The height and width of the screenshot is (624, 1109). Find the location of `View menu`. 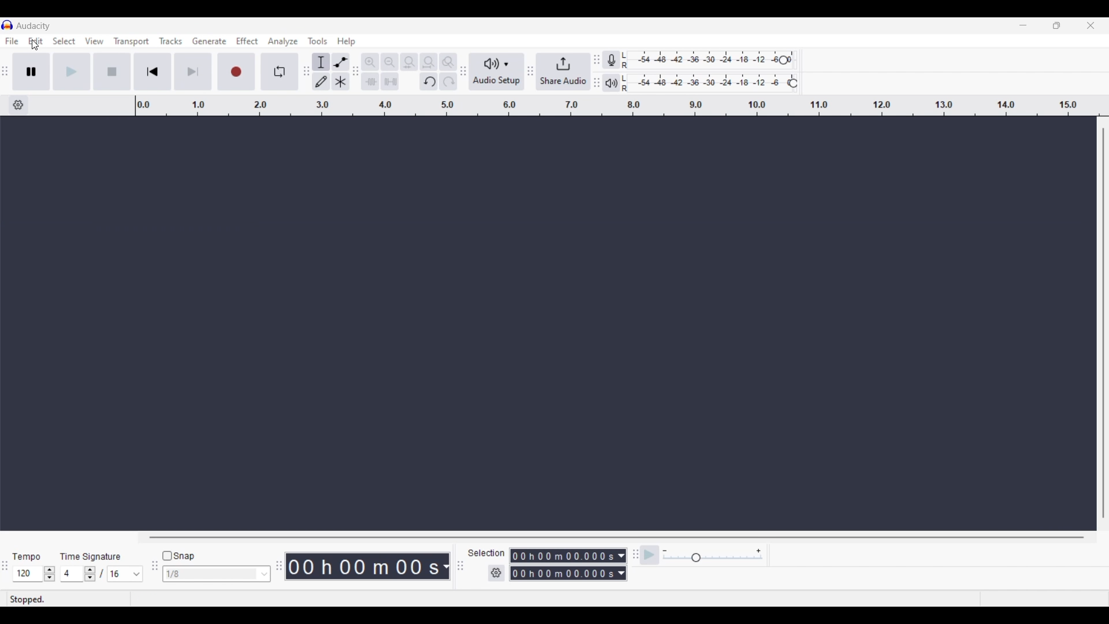

View menu is located at coordinates (94, 41).